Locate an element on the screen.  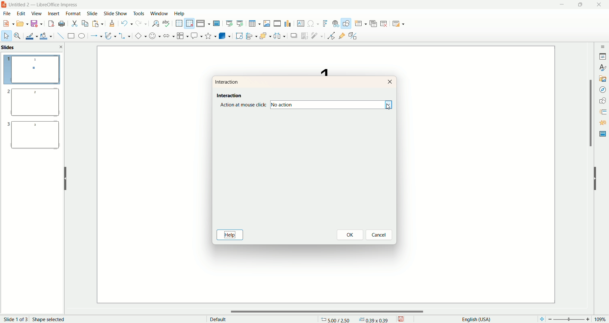
line and arrow is located at coordinates (95, 36).